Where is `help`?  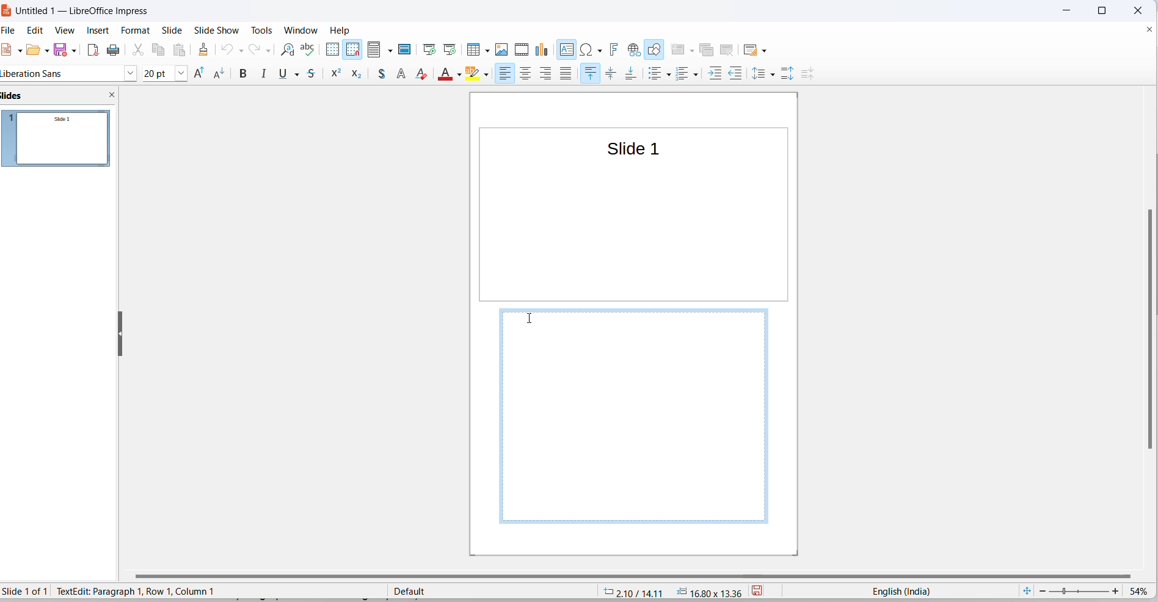 help is located at coordinates (341, 30).